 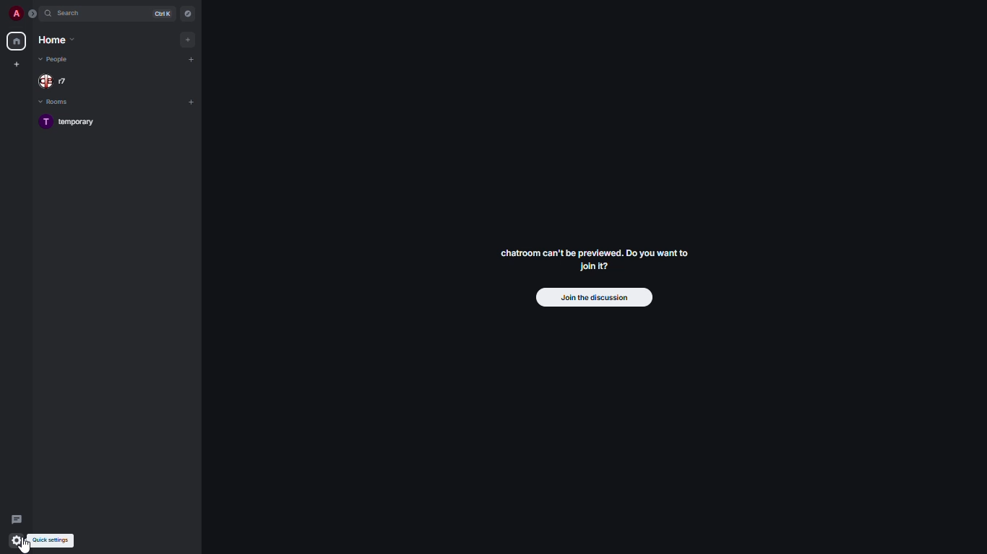 I want to click on join the discussion, so click(x=595, y=298).